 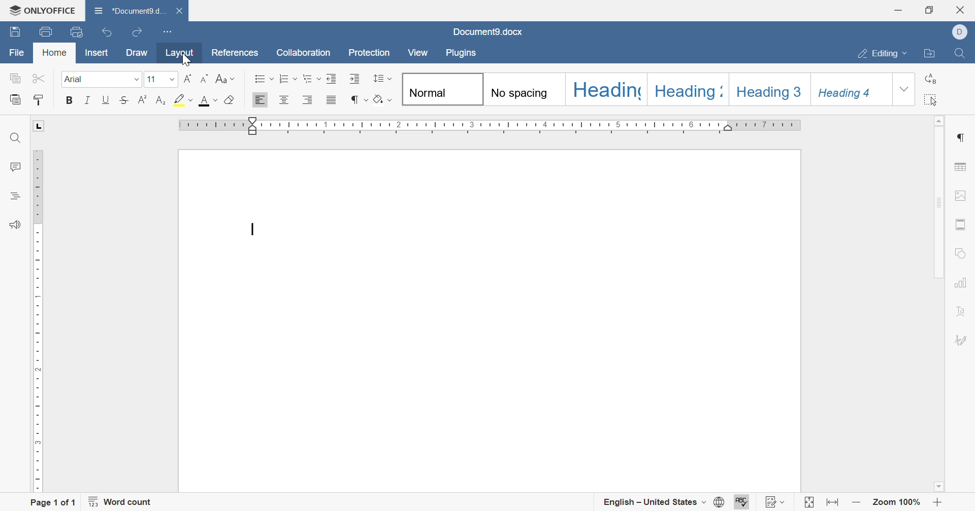 I want to click on find, so click(x=15, y=138).